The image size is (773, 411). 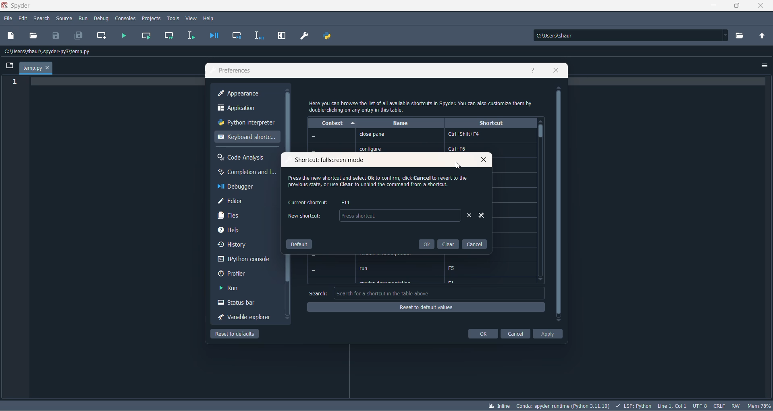 What do you see at coordinates (318, 294) in the screenshot?
I see `search text` at bounding box center [318, 294].